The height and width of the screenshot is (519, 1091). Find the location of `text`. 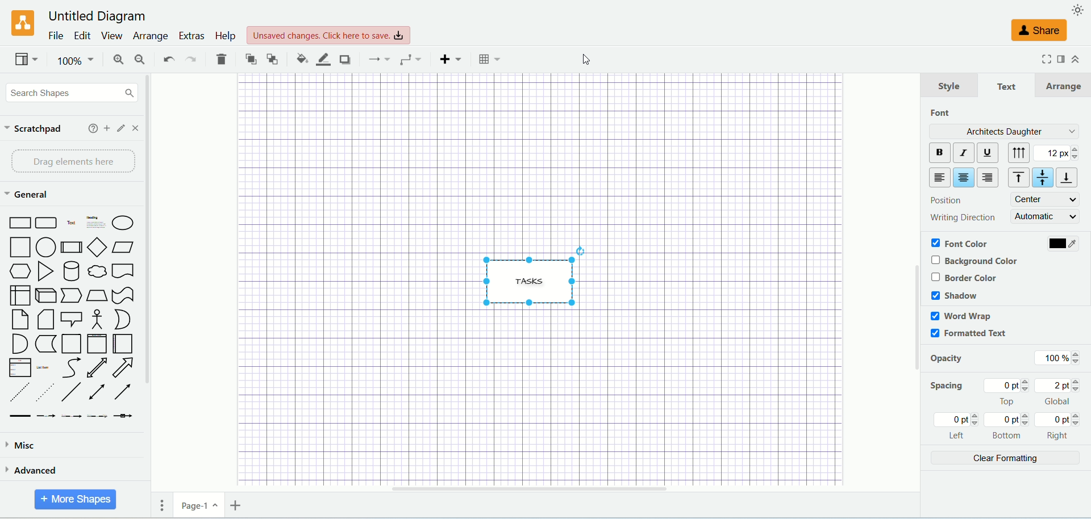

text is located at coordinates (1007, 87).